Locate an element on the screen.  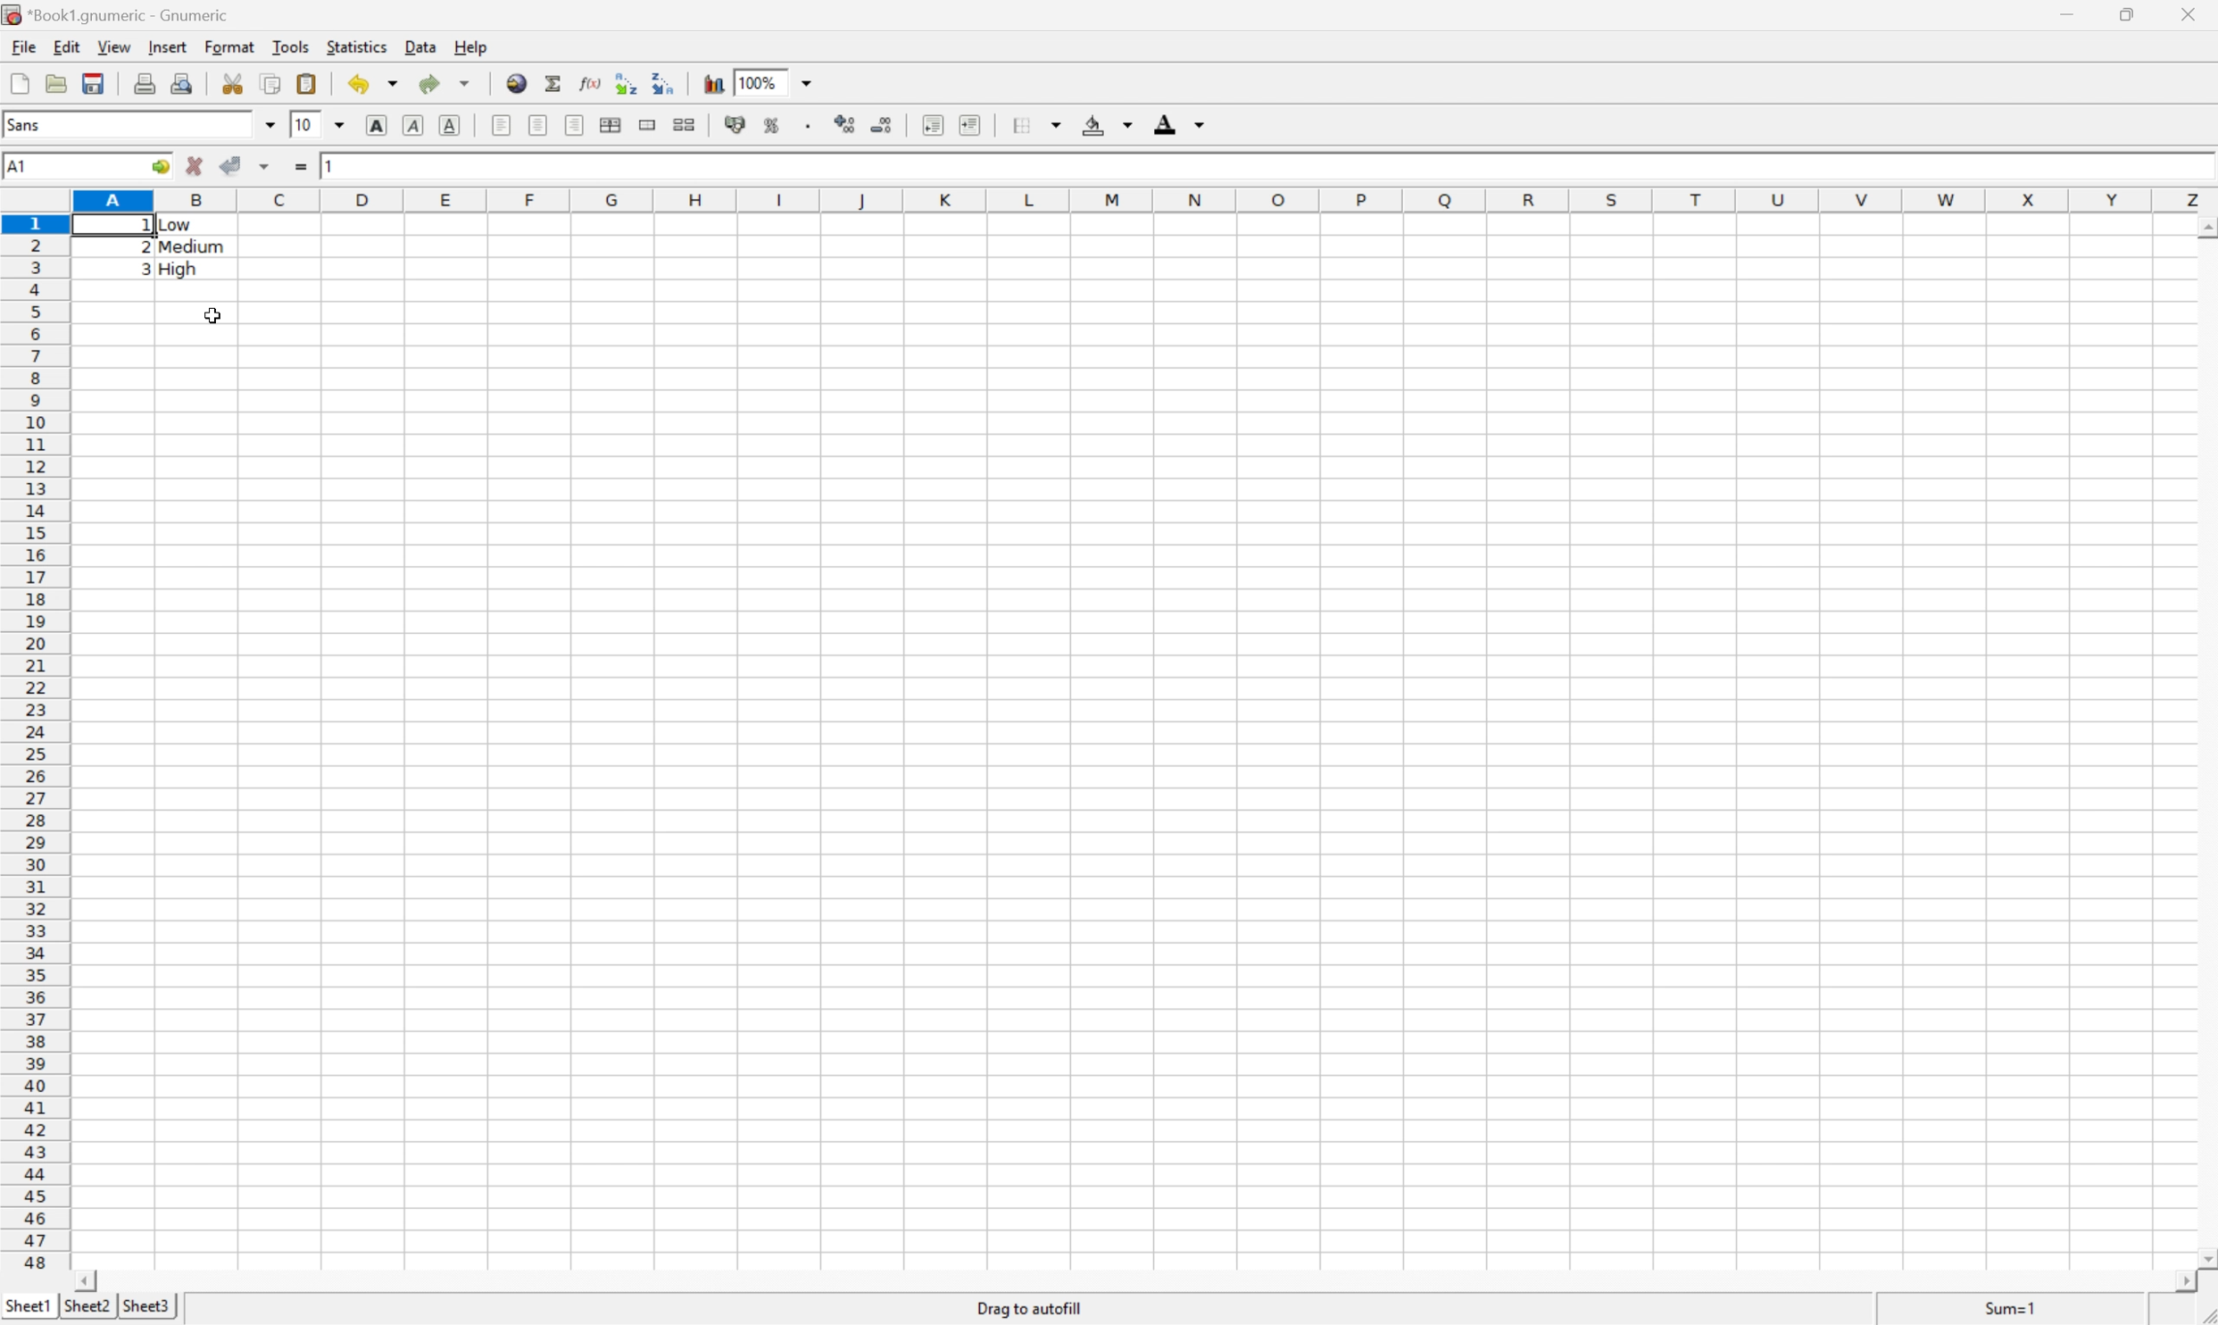
Decrease indent, and align the contents to the left is located at coordinates (933, 125).